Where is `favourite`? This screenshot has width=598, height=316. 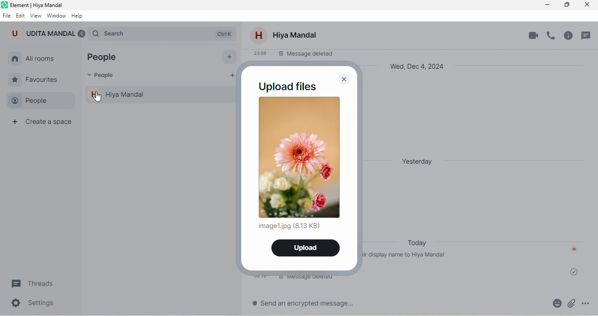 favourite is located at coordinates (38, 78).